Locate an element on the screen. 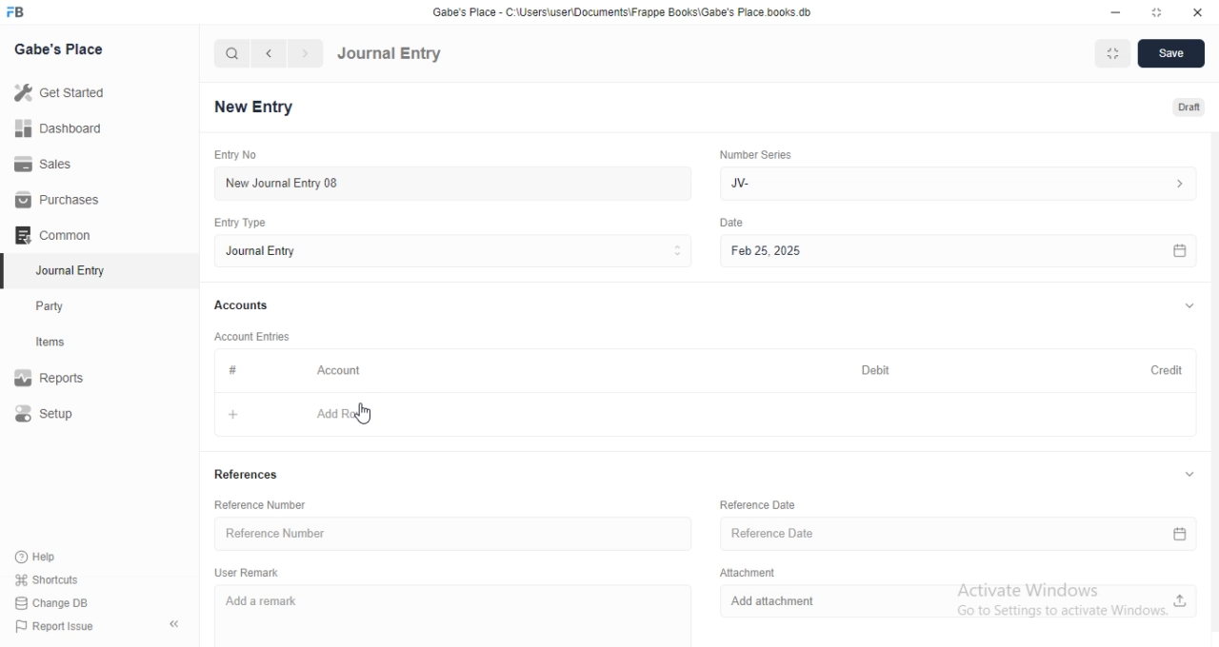 The image size is (1219, 647). Setup is located at coordinates (65, 415).